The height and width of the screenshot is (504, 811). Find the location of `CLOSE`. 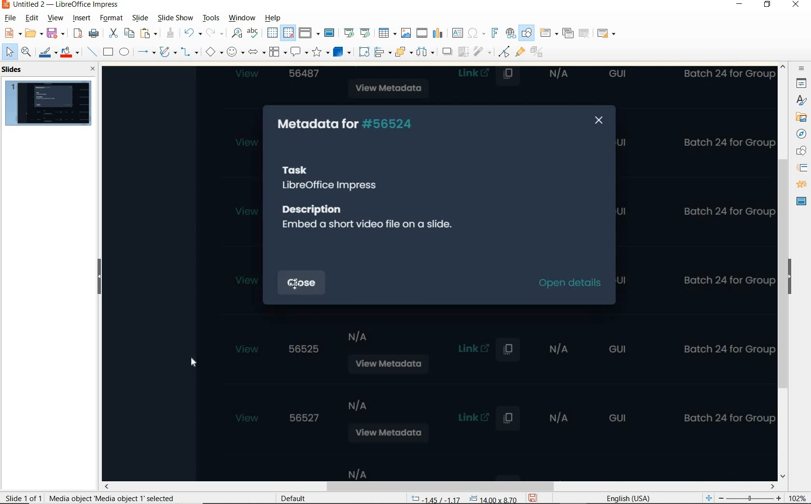

CLOSE is located at coordinates (797, 4).